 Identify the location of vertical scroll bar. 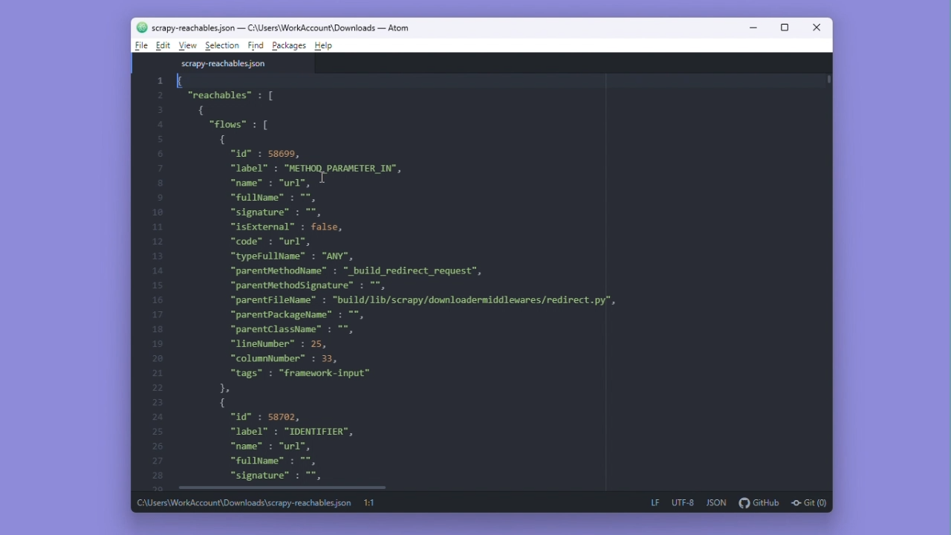
(831, 80).